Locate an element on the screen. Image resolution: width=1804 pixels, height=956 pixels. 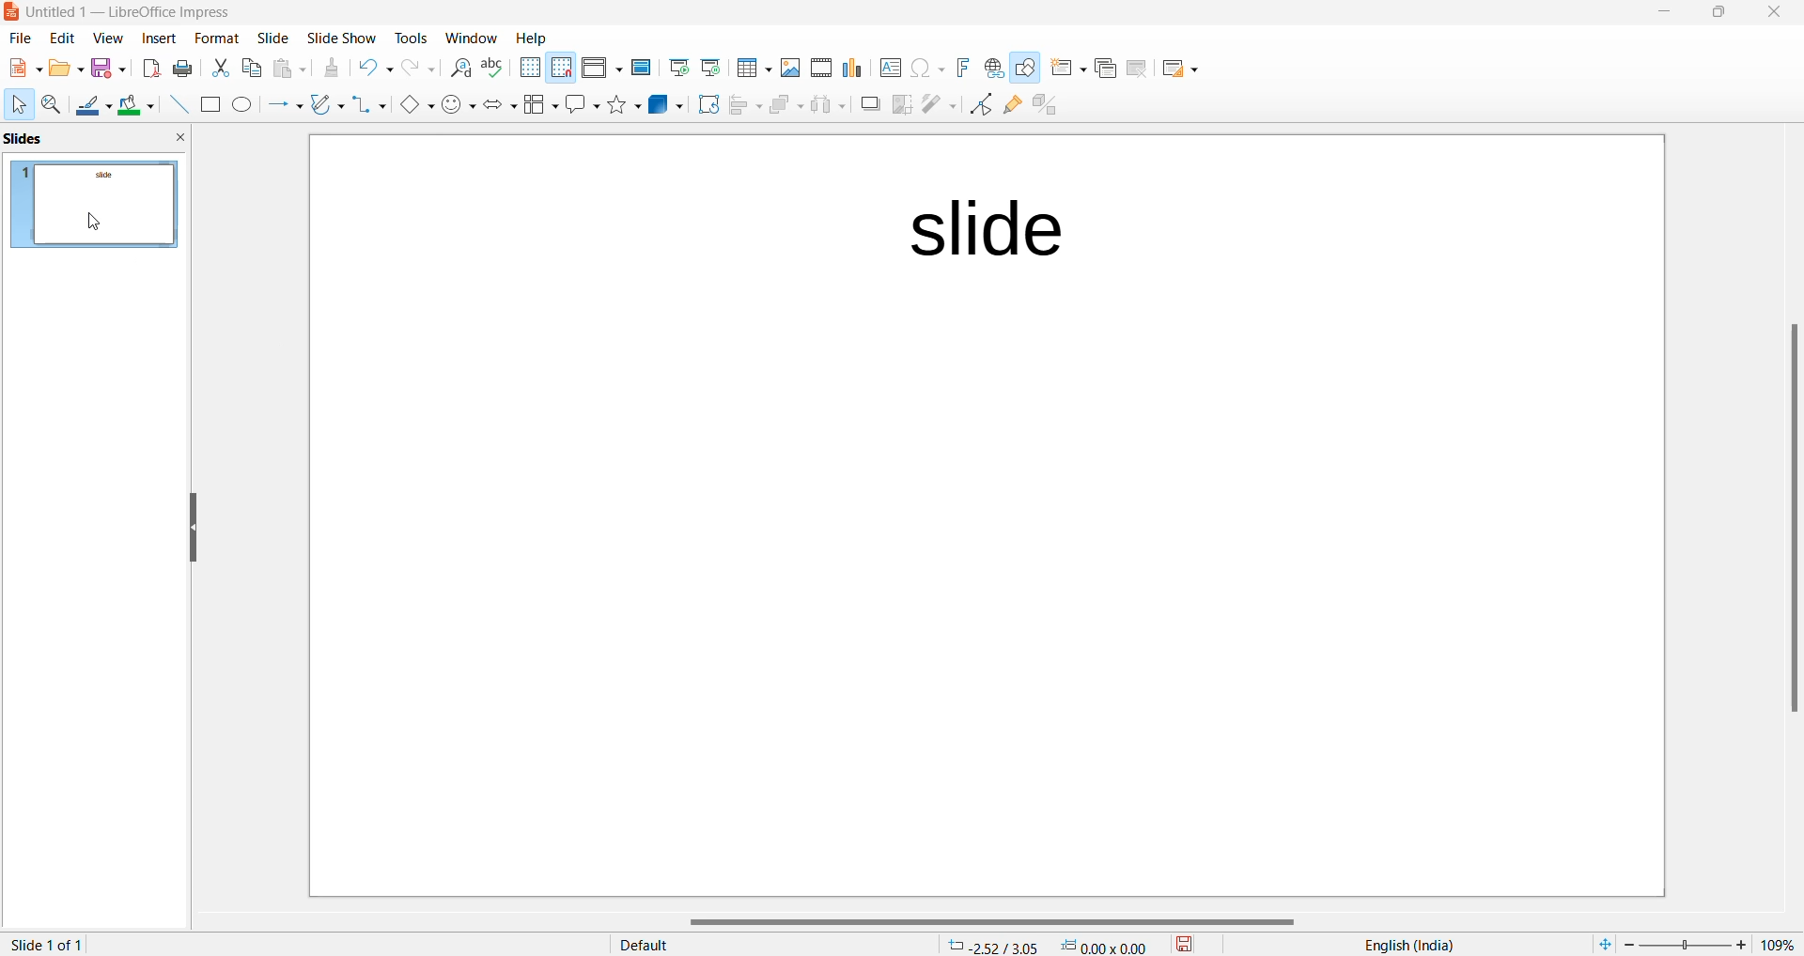
insert special characters is located at coordinates (927, 69).